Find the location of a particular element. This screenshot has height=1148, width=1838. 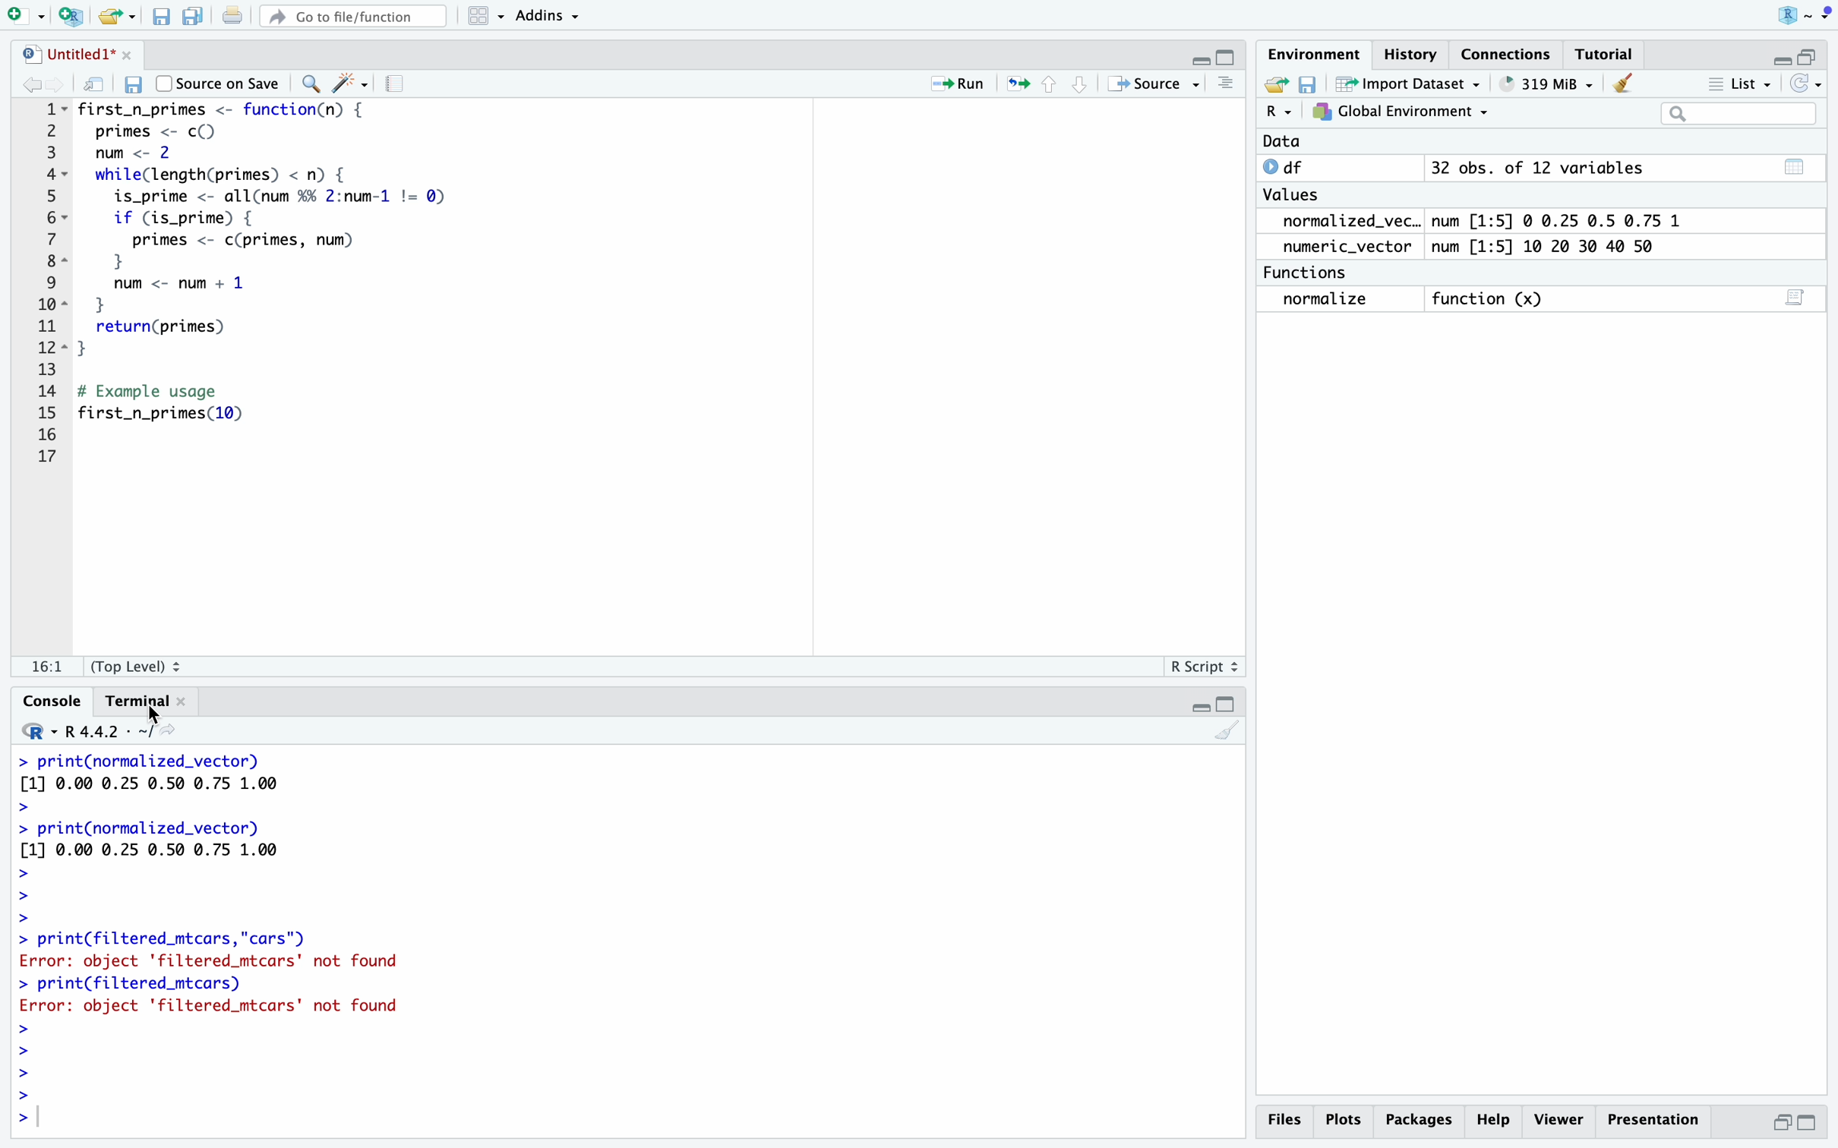

normalize function (x) 3 is located at coordinates (1543, 302).